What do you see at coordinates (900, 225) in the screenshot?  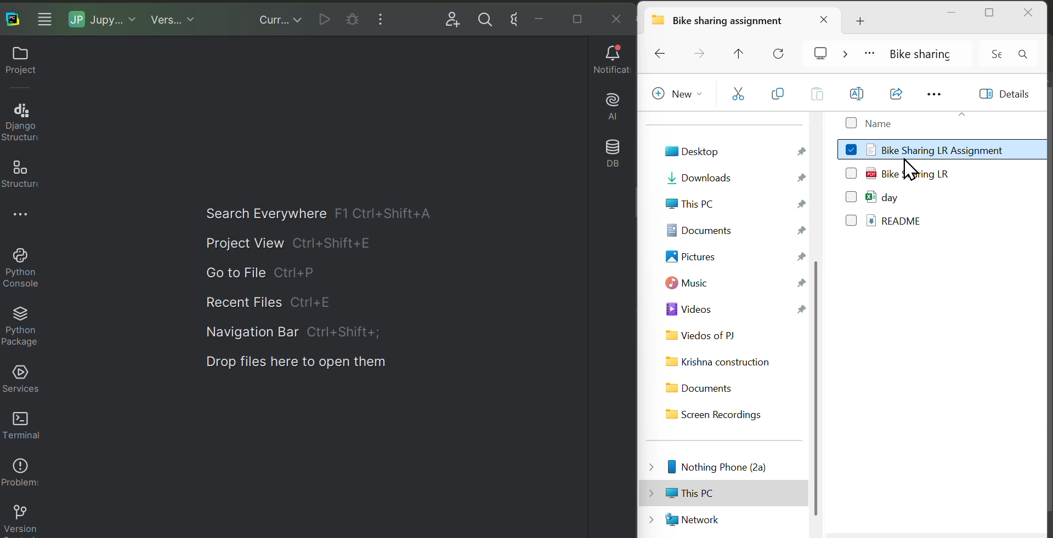 I see `README` at bounding box center [900, 225].